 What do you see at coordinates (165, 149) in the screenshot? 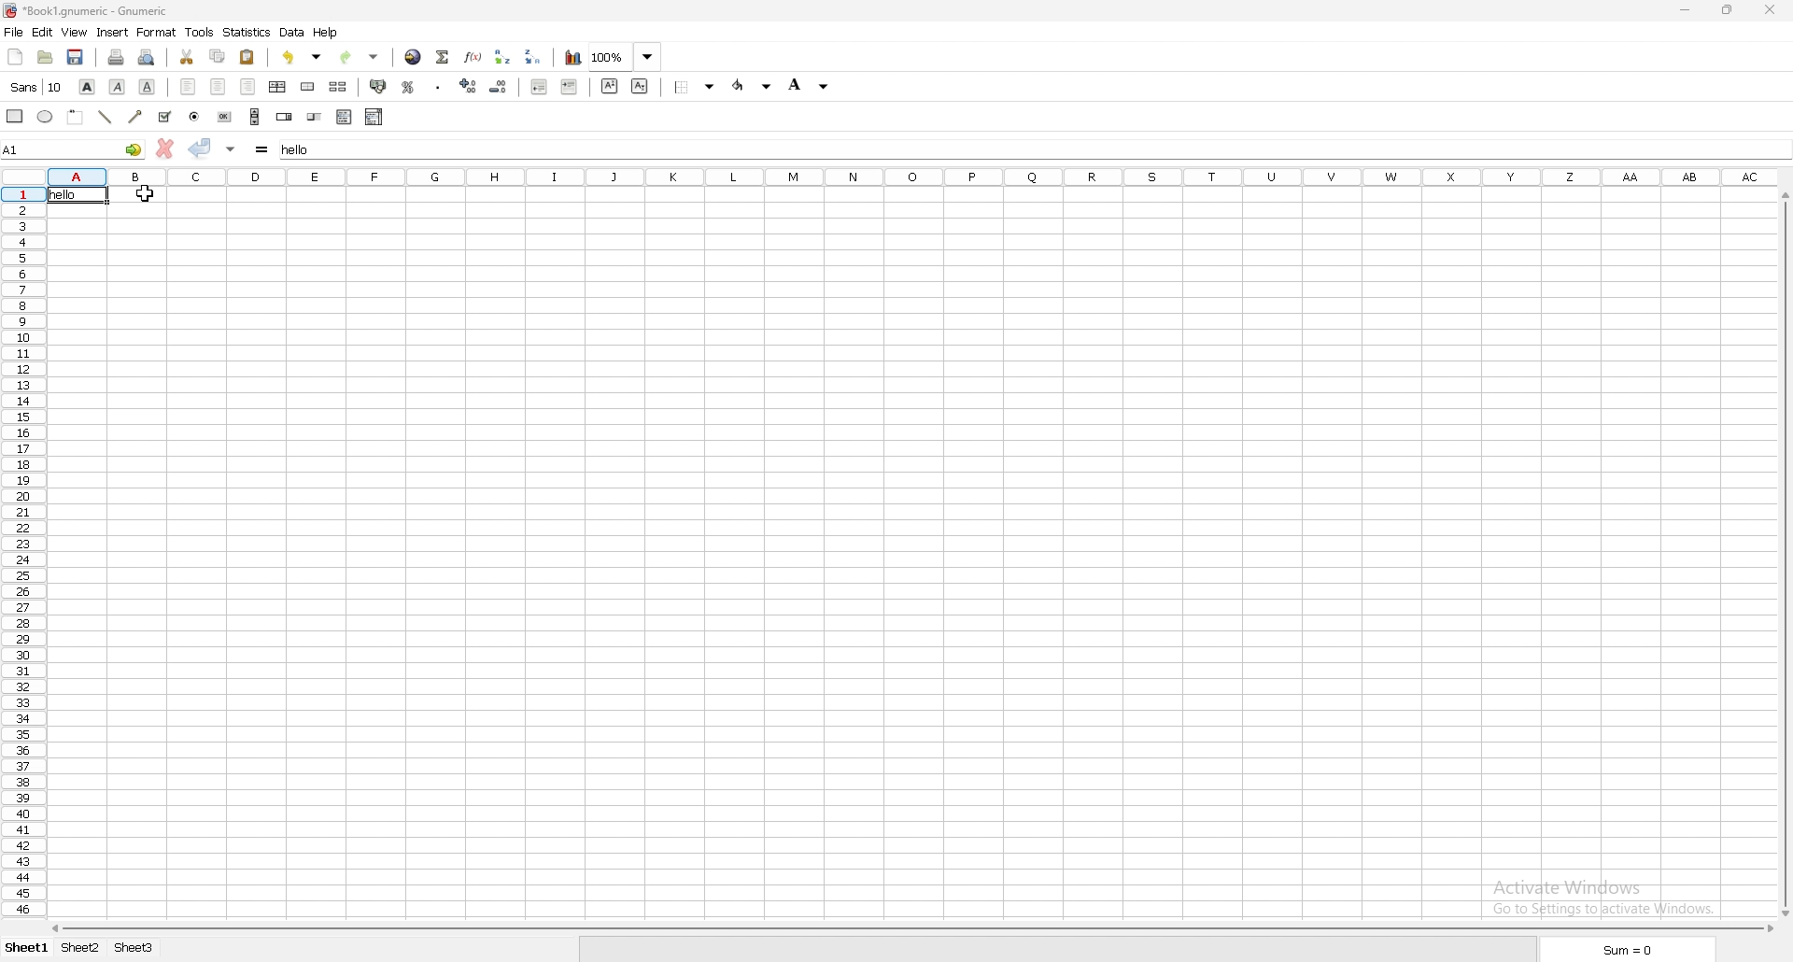
I see `cancel change` at bounding box center [165, 149].